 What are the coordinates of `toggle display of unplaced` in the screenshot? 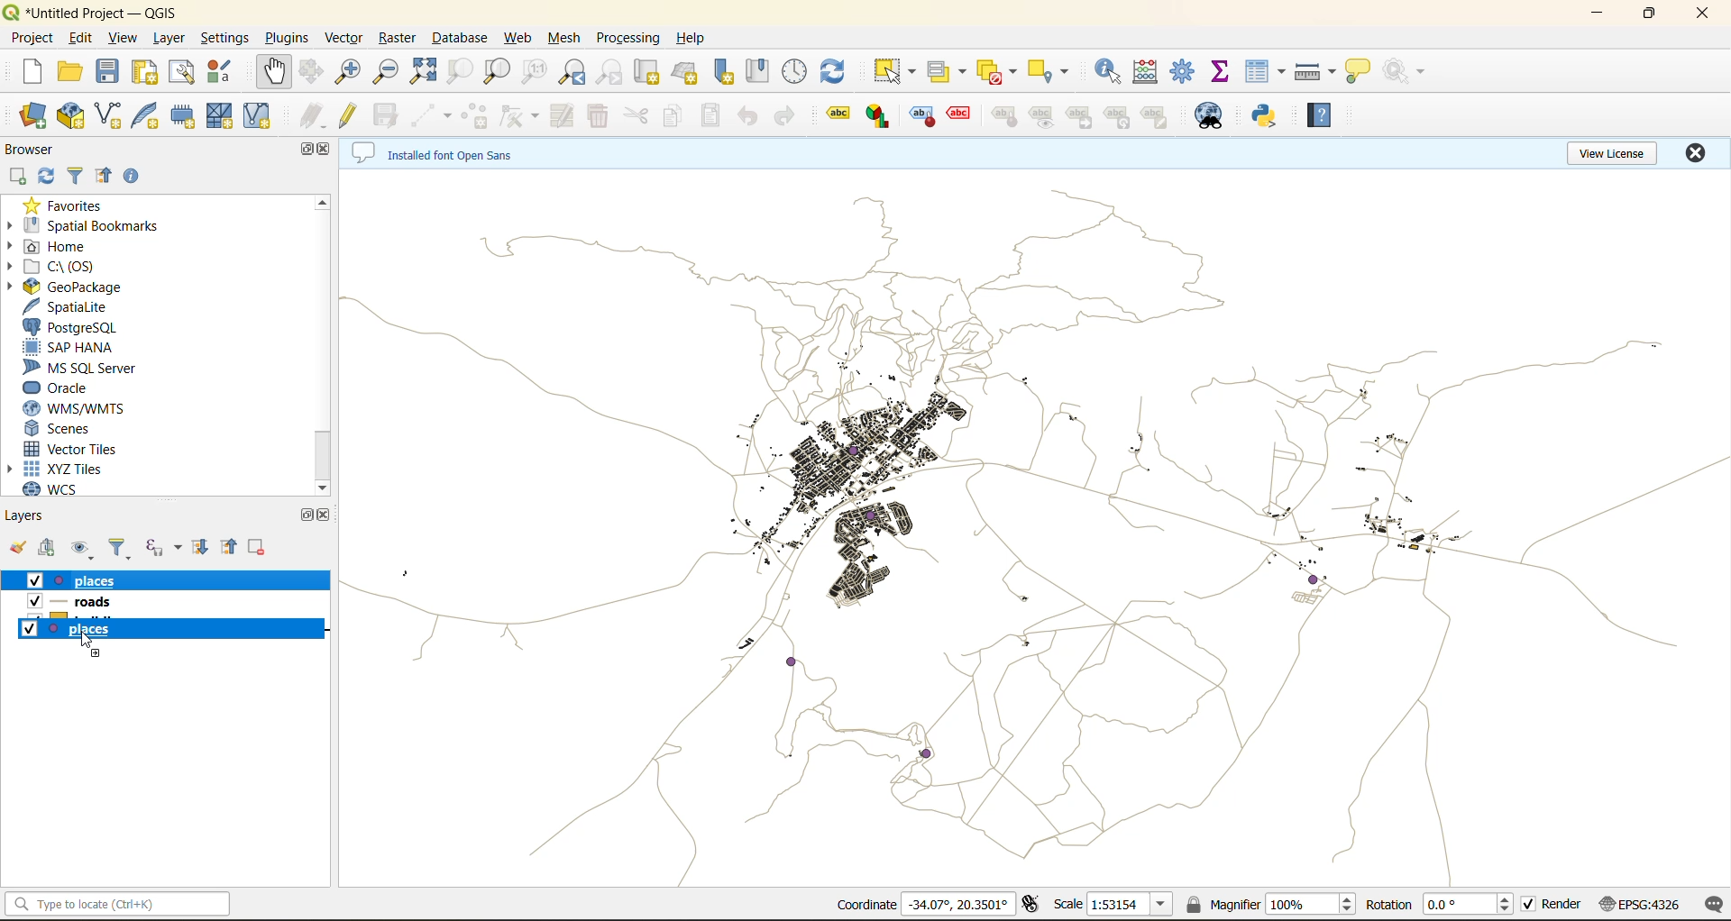 It's located at (957, 116).